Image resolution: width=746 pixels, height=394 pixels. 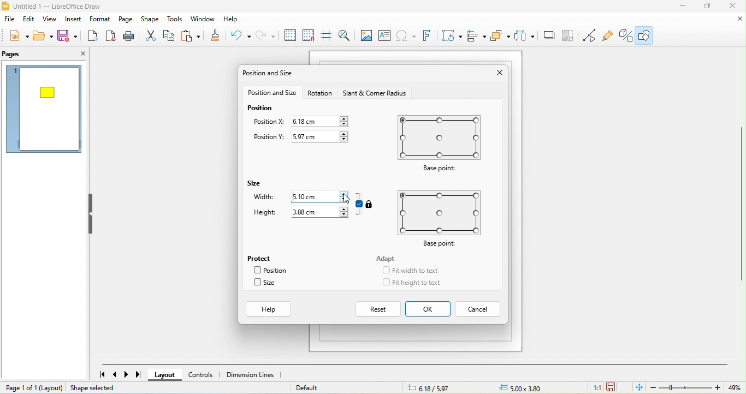 What do you see at coordinates (430, 37) in the screenshot?
I see `fontwork text` at bounding box center [430, 37].